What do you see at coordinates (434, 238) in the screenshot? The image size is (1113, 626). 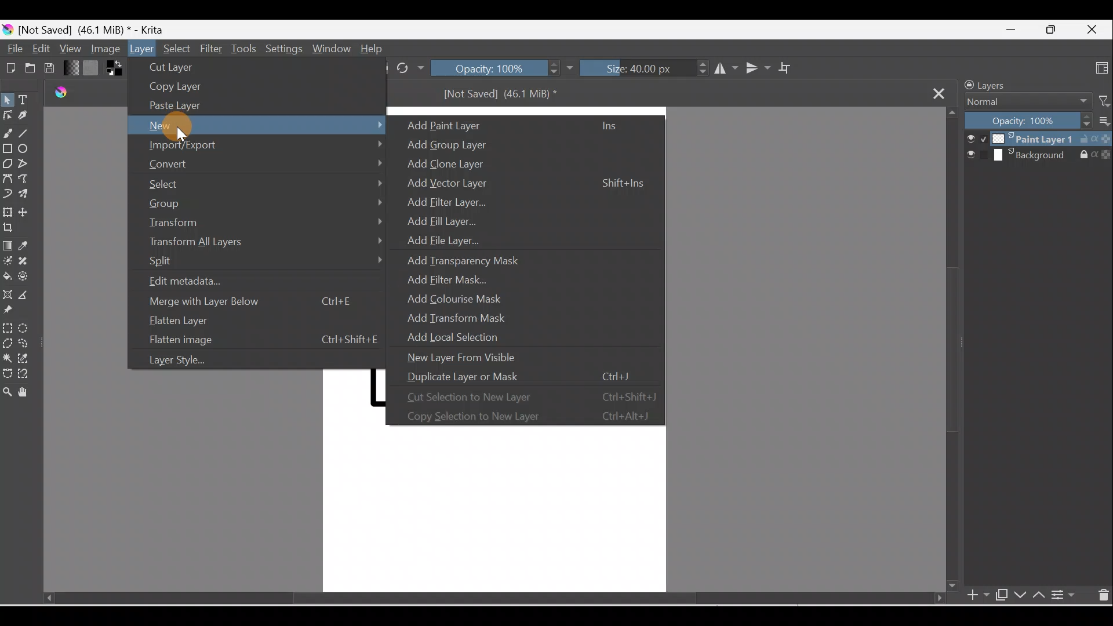 I see `Add file layer` at bounding box center [434, 238].